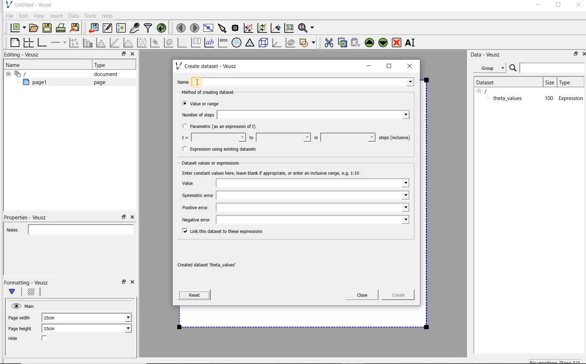 The image size is (586, 364). I want to click on select items from the graph or scroll, so click(222, 27).